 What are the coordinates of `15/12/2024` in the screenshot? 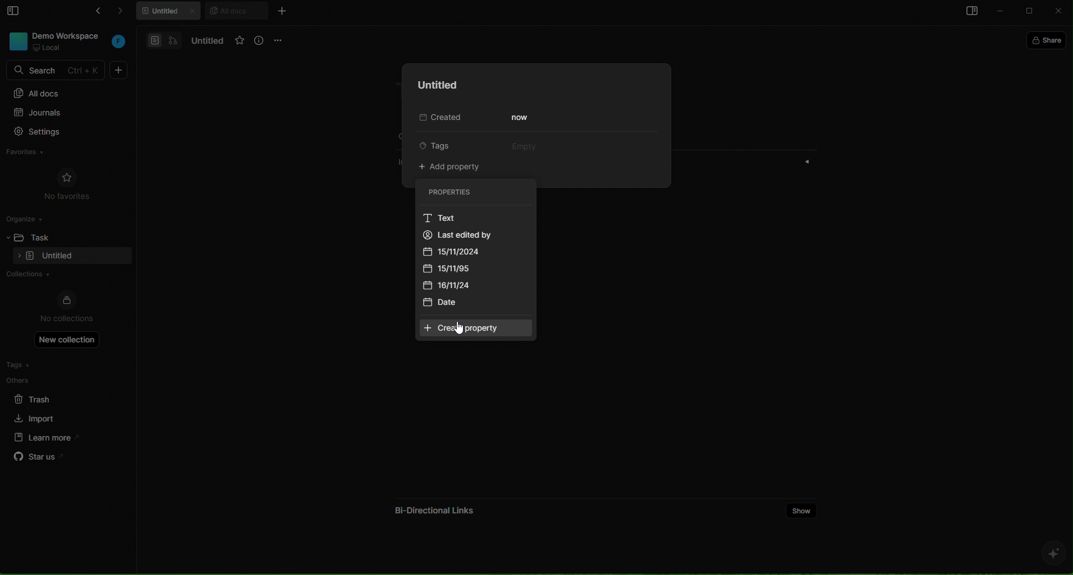 It's located at (462, 252).